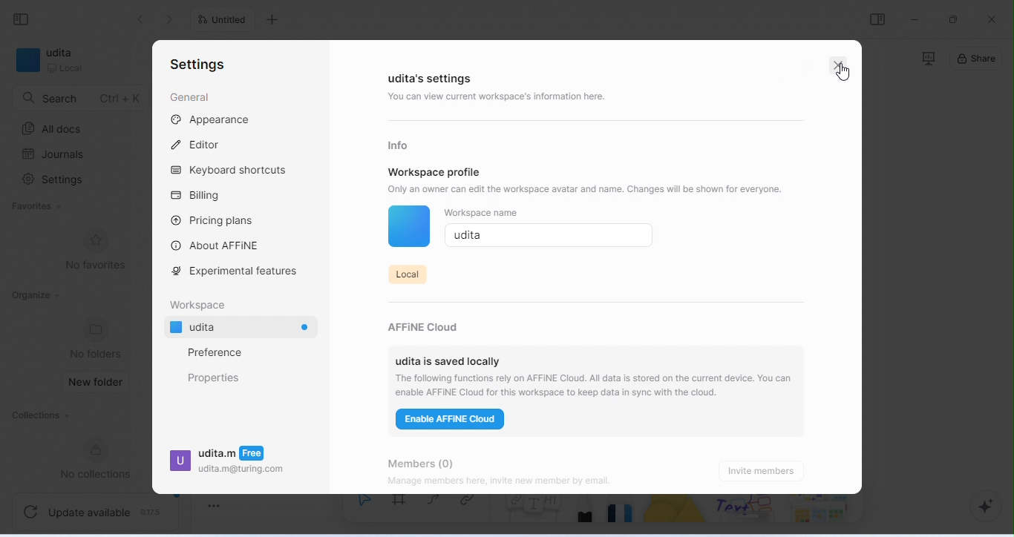 The image size is (1014, 537). I want to click on arrows and more, so click(819, 510).